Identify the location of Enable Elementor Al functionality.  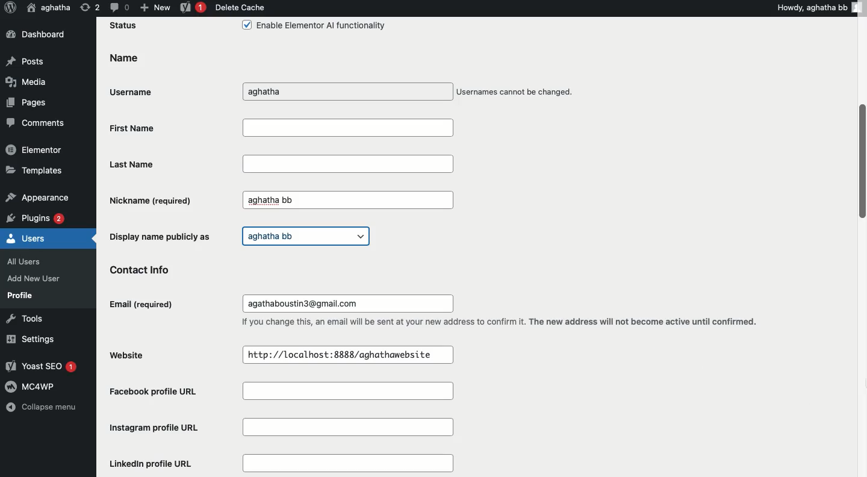
(312, 26).